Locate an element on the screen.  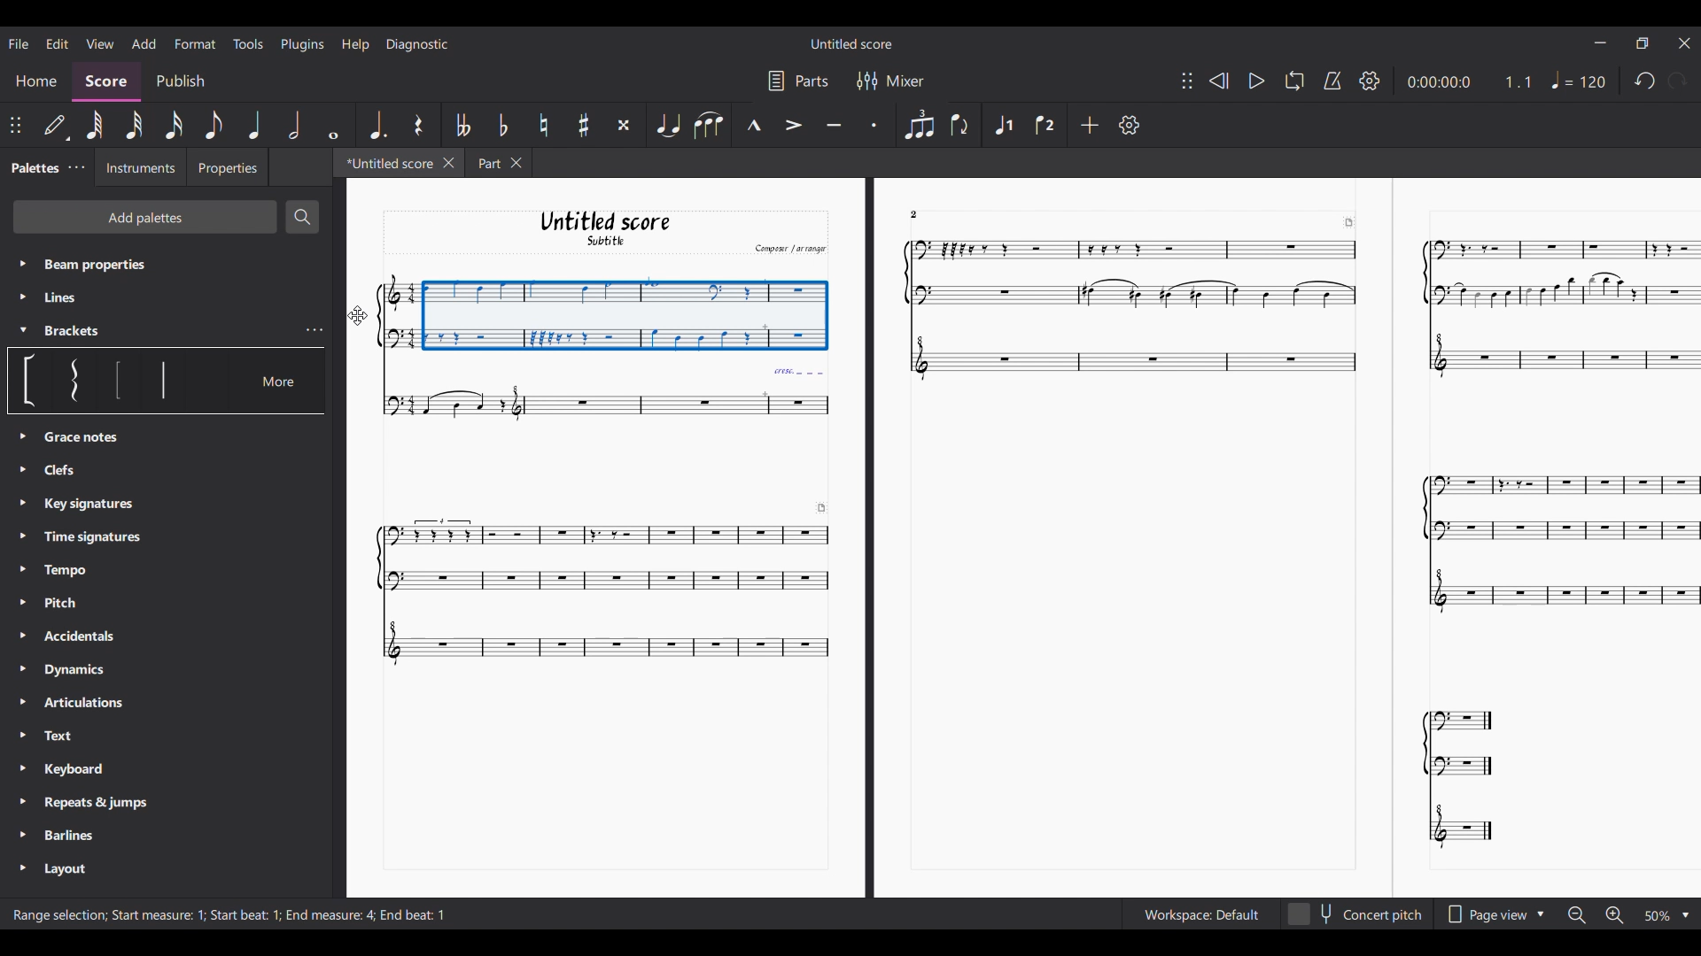
Slur is located at coordinates (709, 125).